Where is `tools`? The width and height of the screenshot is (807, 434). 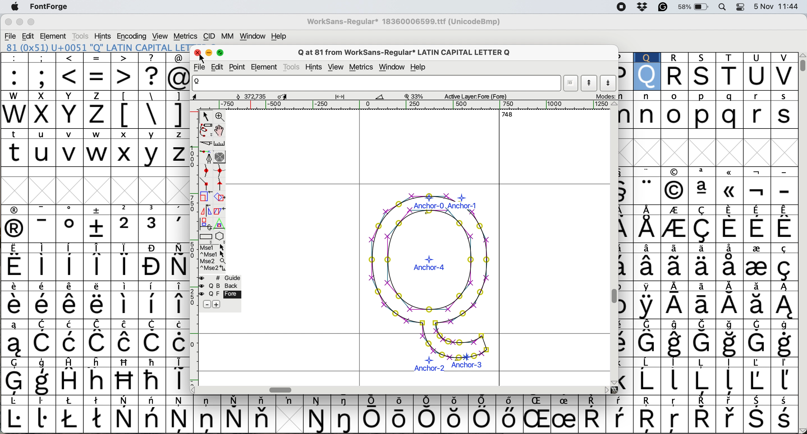 tools is located at coordinates (82, 35).